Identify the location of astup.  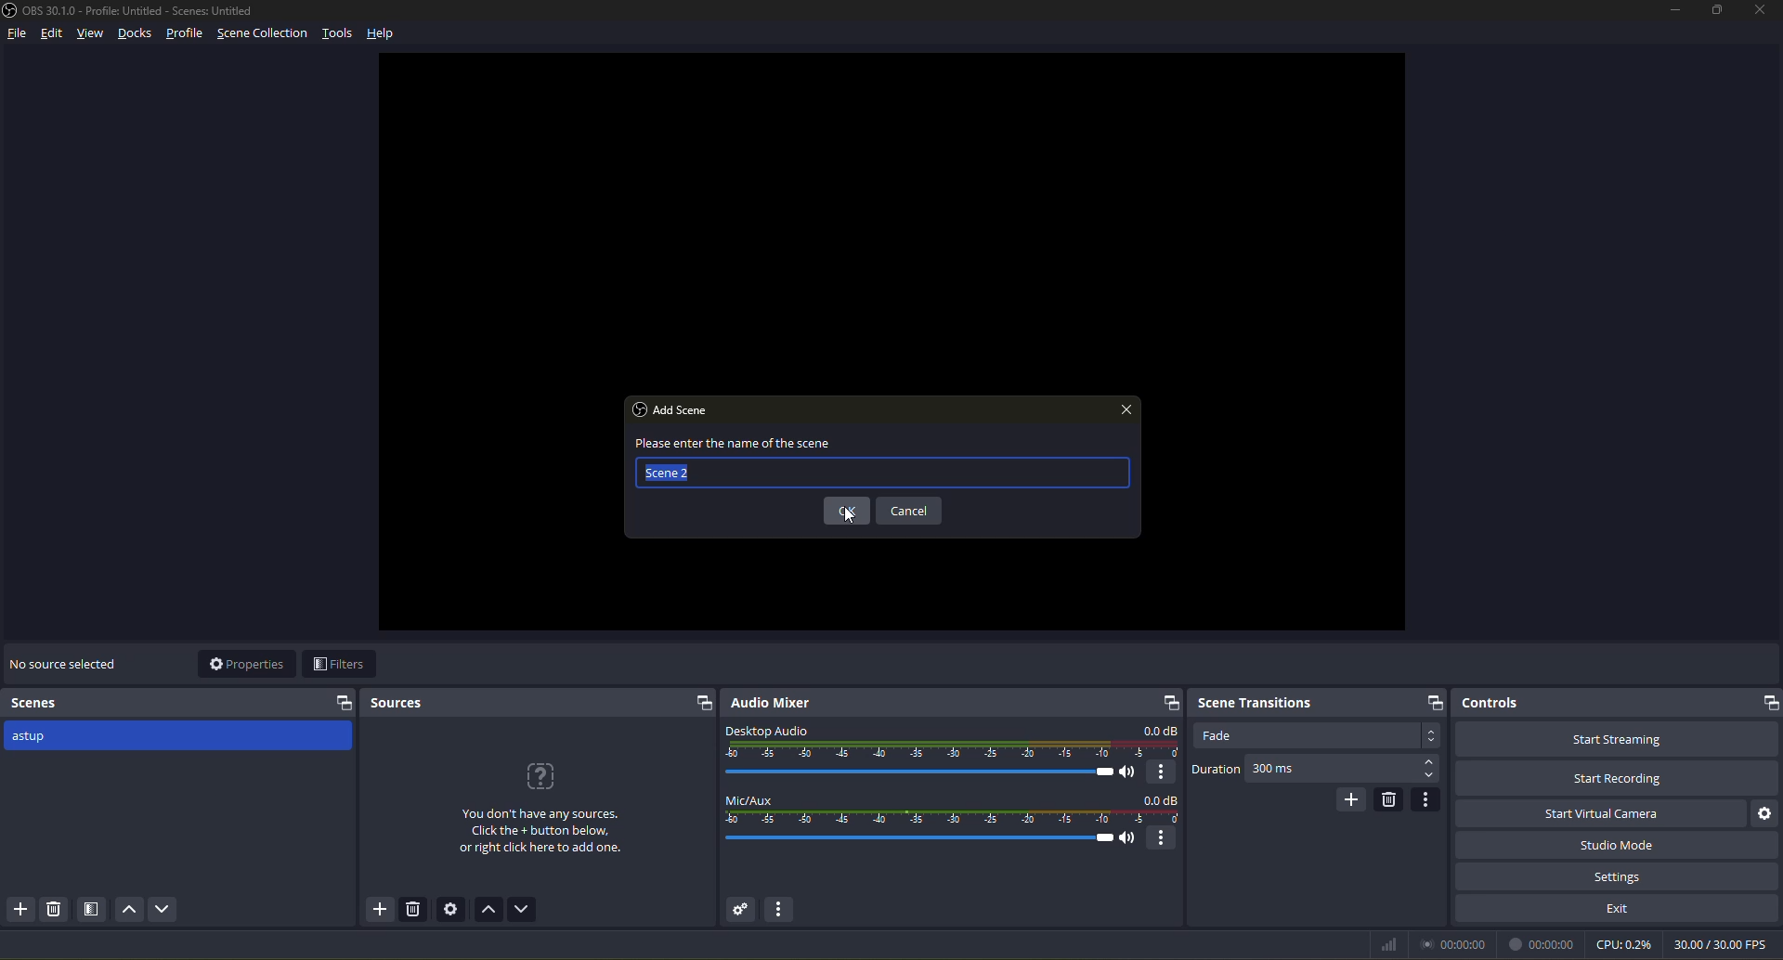
(34, 739).